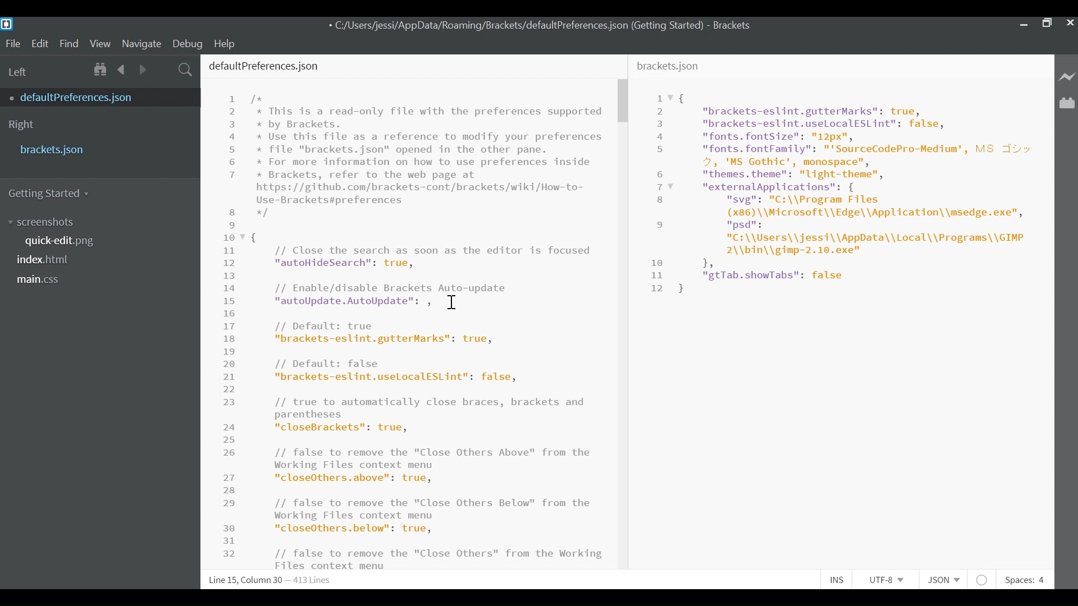 This screenshot has height=606, width=1078. I want to click on defaultPrefereces.json File Editor, so click(406, 311).